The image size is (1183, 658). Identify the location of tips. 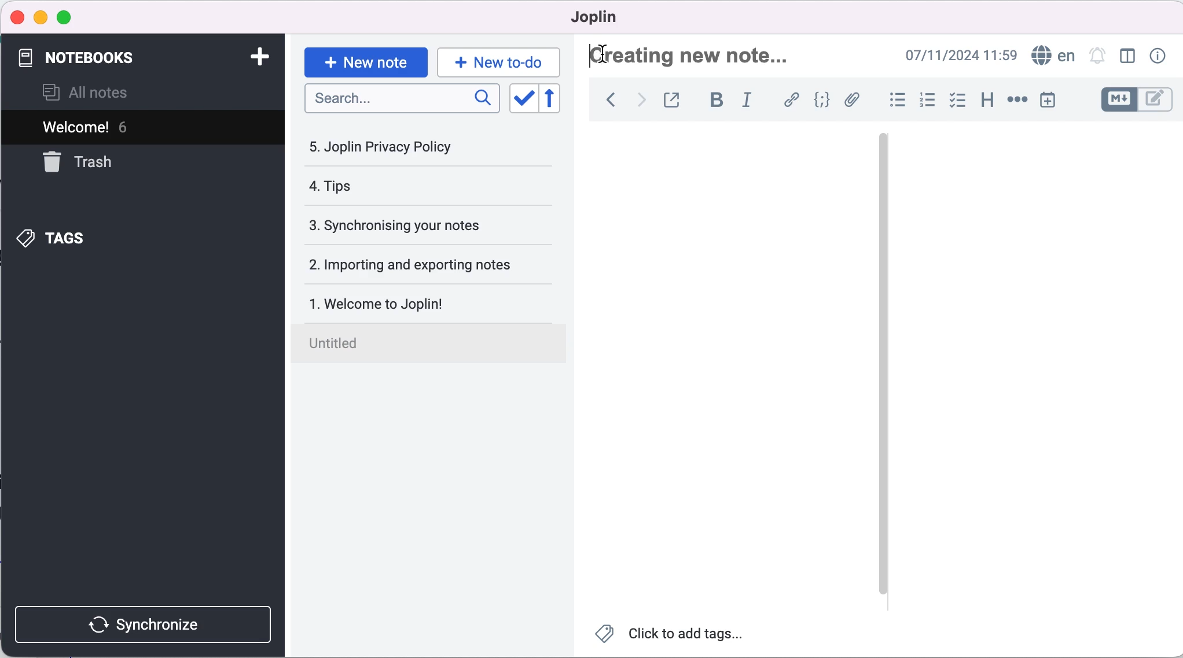
(397, 187).